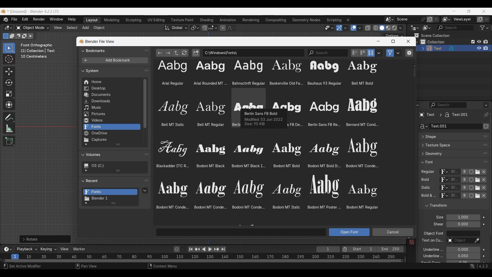 The image size is (492, 277). Describe the element at coordinates (415, 73) in the screenshot. I see `Cursor selecting vertical slide bar` at that location.